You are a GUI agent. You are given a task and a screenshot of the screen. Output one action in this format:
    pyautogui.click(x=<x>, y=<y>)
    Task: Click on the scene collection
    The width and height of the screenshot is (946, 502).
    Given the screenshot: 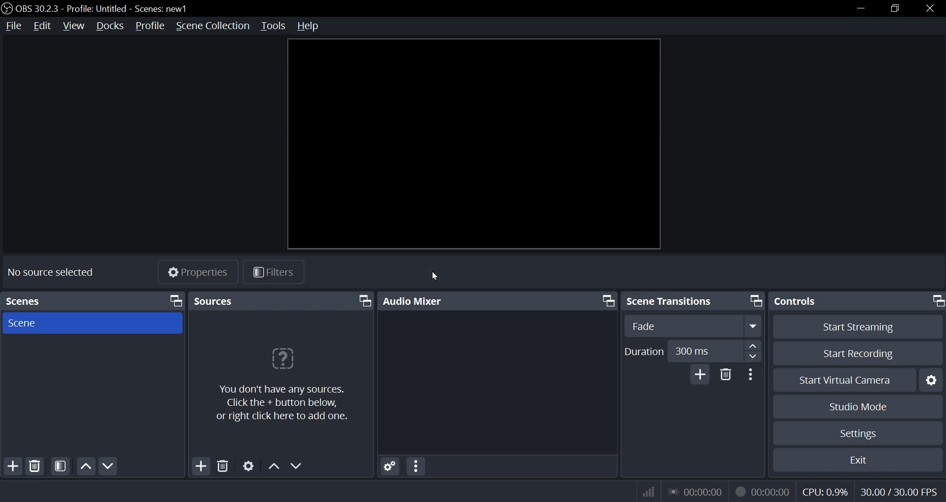 What is the action you would take?
    pyautogui.click(x=212, y=26)
    